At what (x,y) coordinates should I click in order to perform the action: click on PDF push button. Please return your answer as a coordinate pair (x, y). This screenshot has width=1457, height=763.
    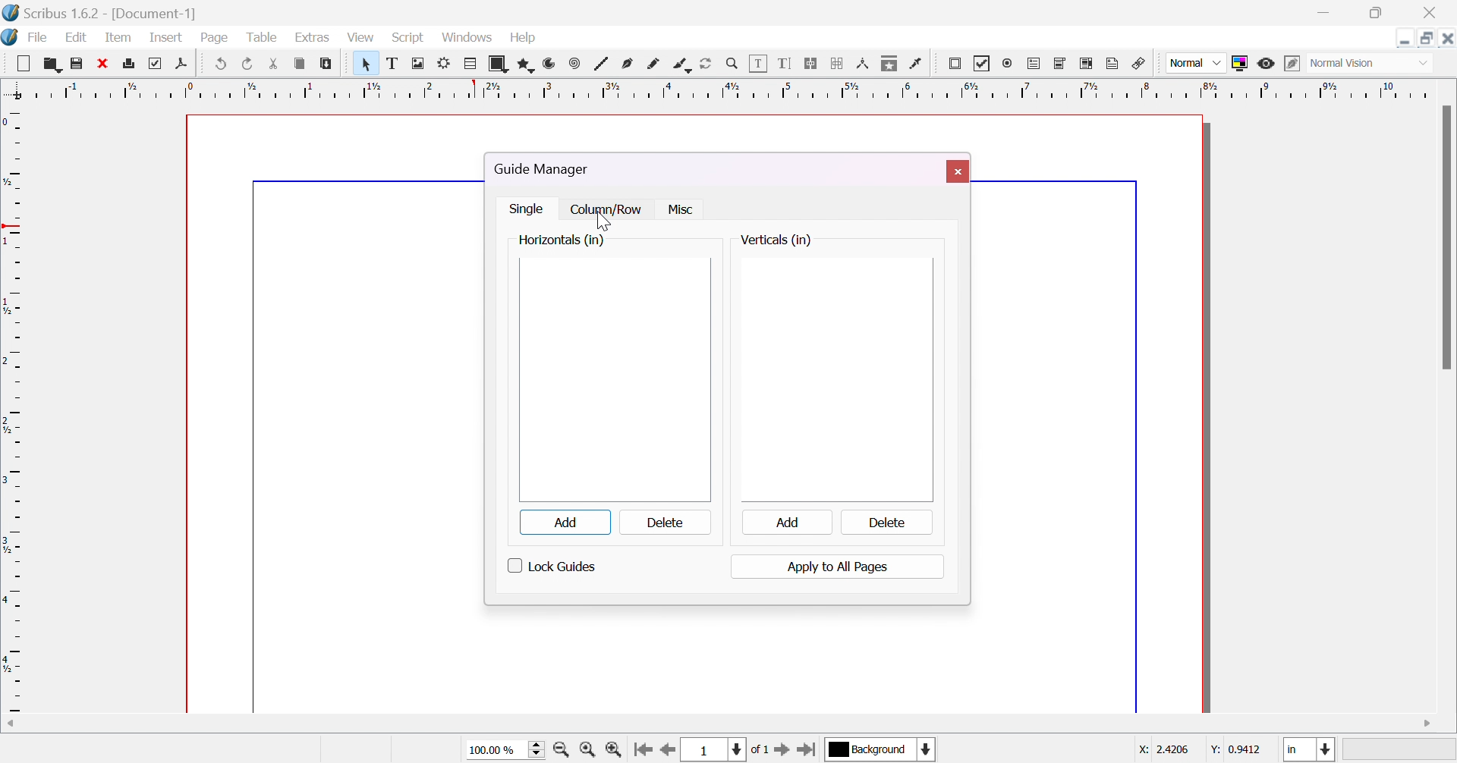
    Looking at the image, I should click on (955, 66).